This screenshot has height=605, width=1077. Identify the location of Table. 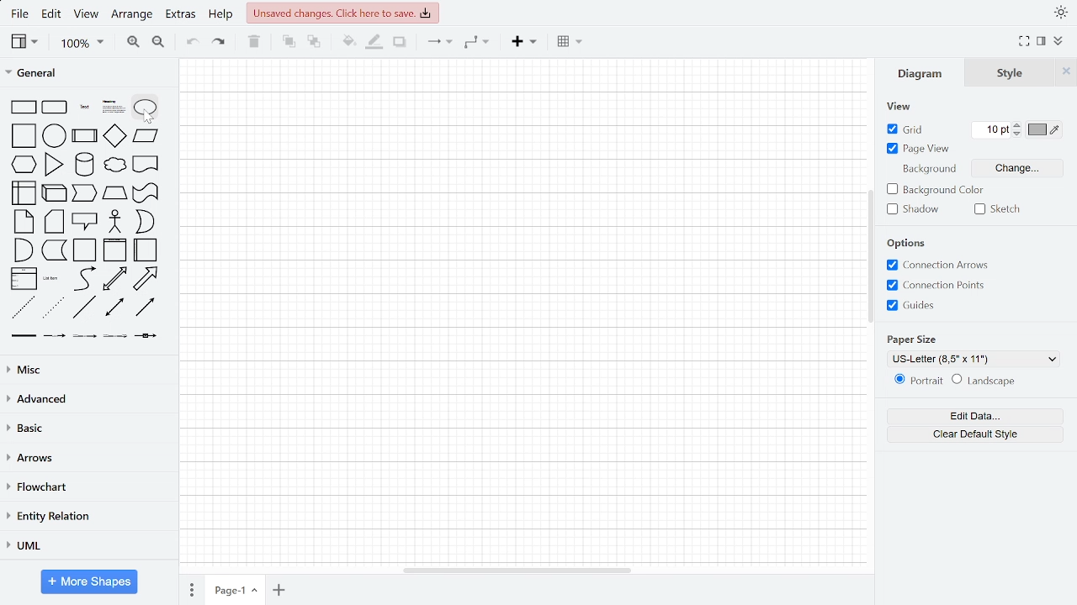
(567, 42).